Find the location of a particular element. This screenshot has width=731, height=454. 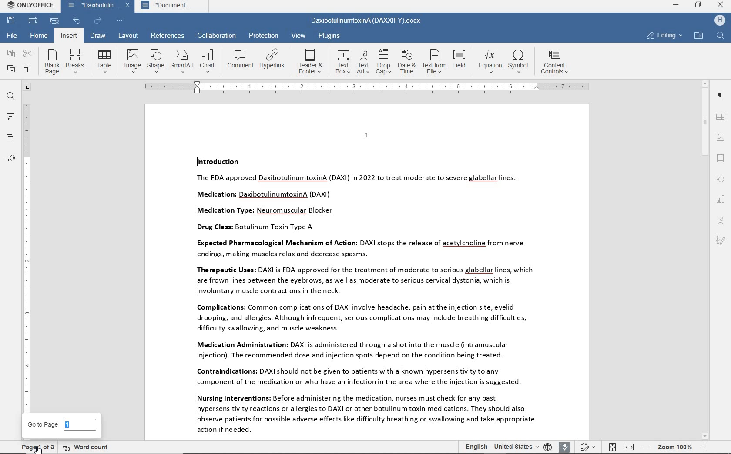

symbol is located at coordinates (520, 62).